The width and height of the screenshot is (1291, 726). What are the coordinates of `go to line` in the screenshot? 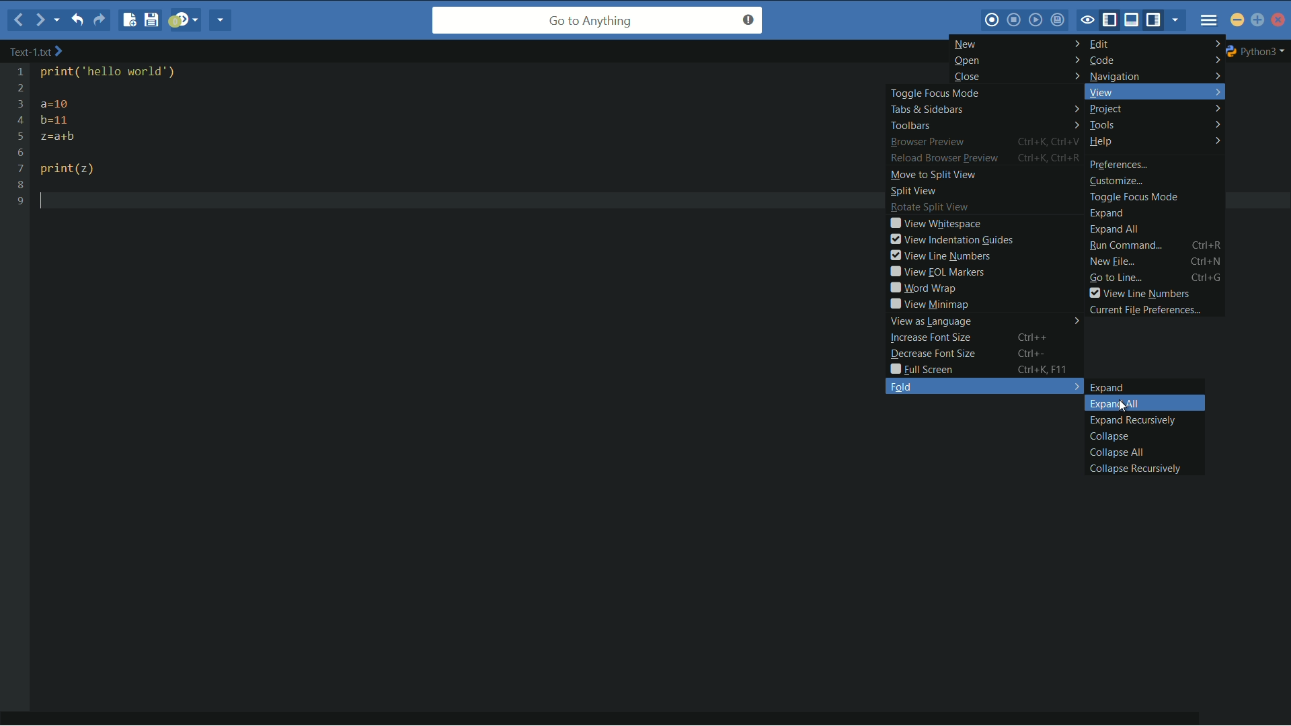 It's located at (1115, 278).